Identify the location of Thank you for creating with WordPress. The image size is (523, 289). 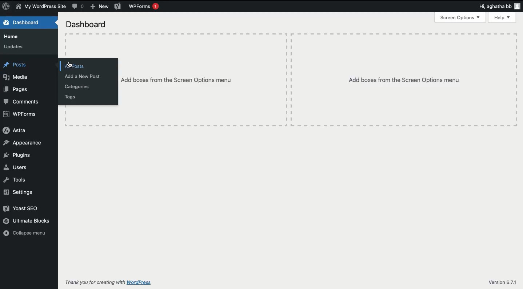
(109, 283).